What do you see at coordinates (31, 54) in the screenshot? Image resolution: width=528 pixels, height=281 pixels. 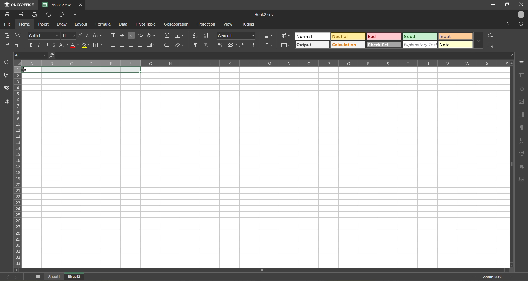 I see `cell address` at bounding box center [31, 54].